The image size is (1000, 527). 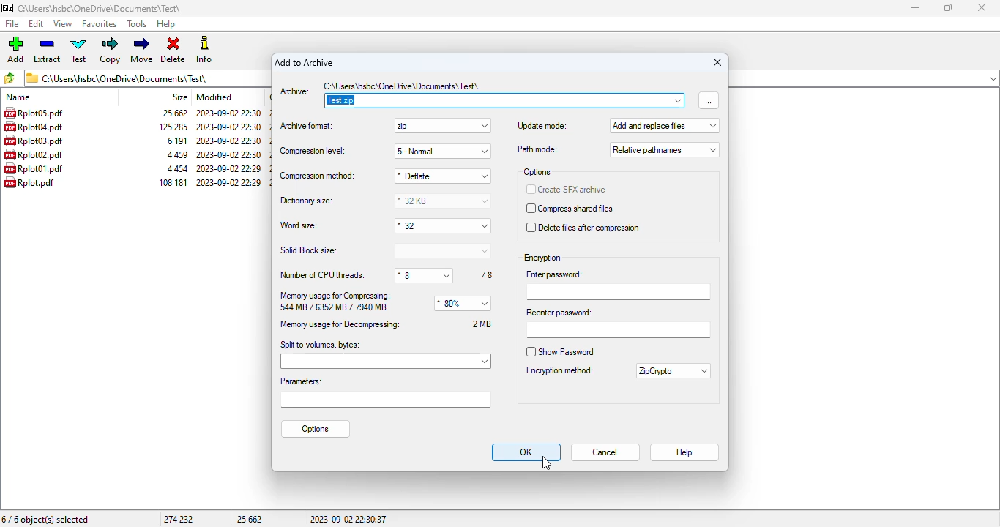 I want to click on 274 232, so click(x=178, y=519).